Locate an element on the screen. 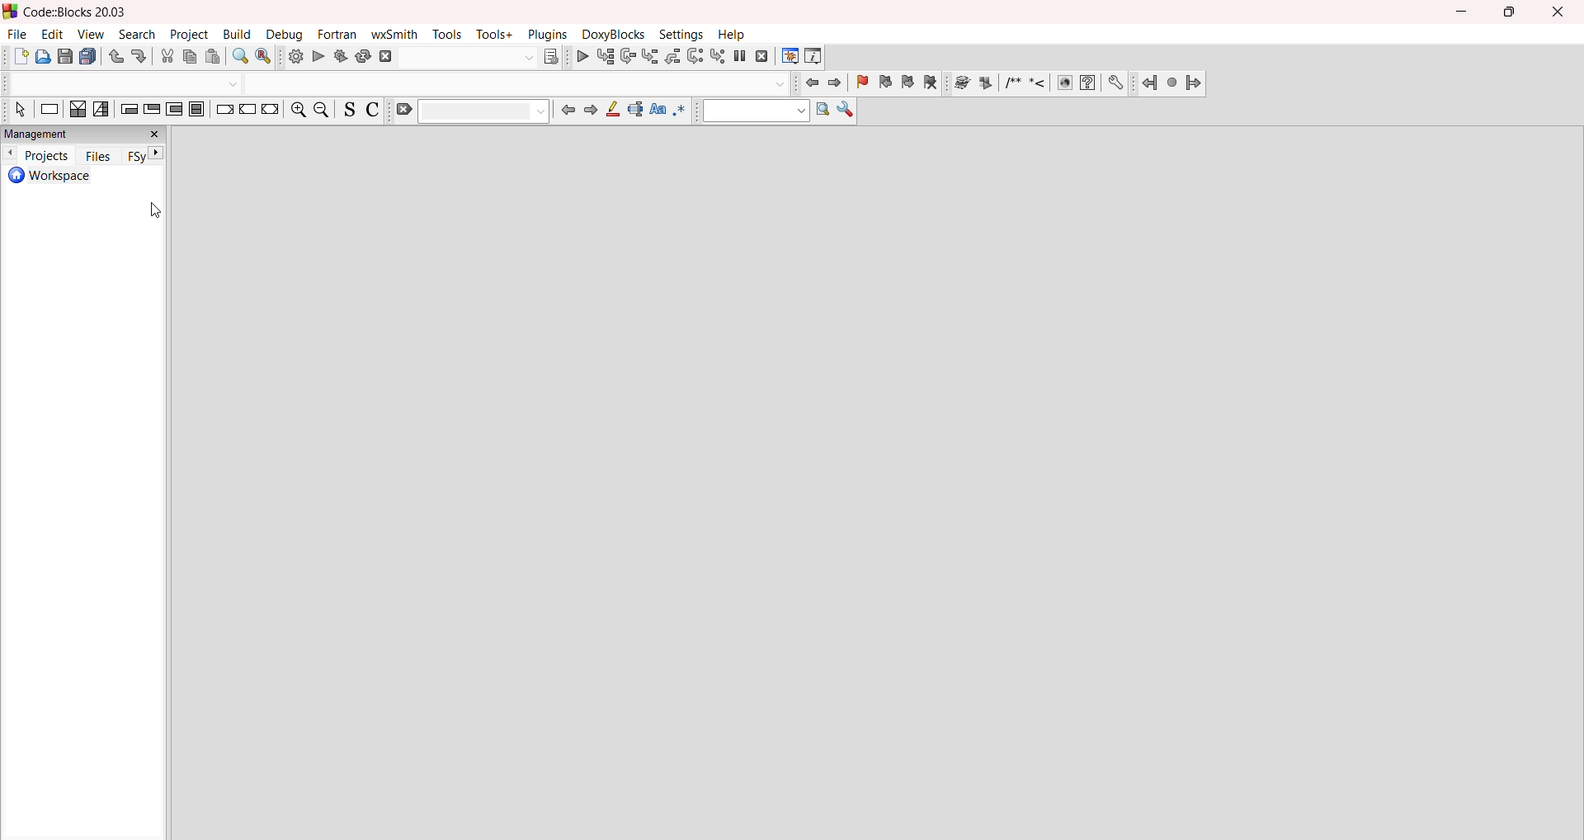  break debugger is located at coordinates (740, 56).